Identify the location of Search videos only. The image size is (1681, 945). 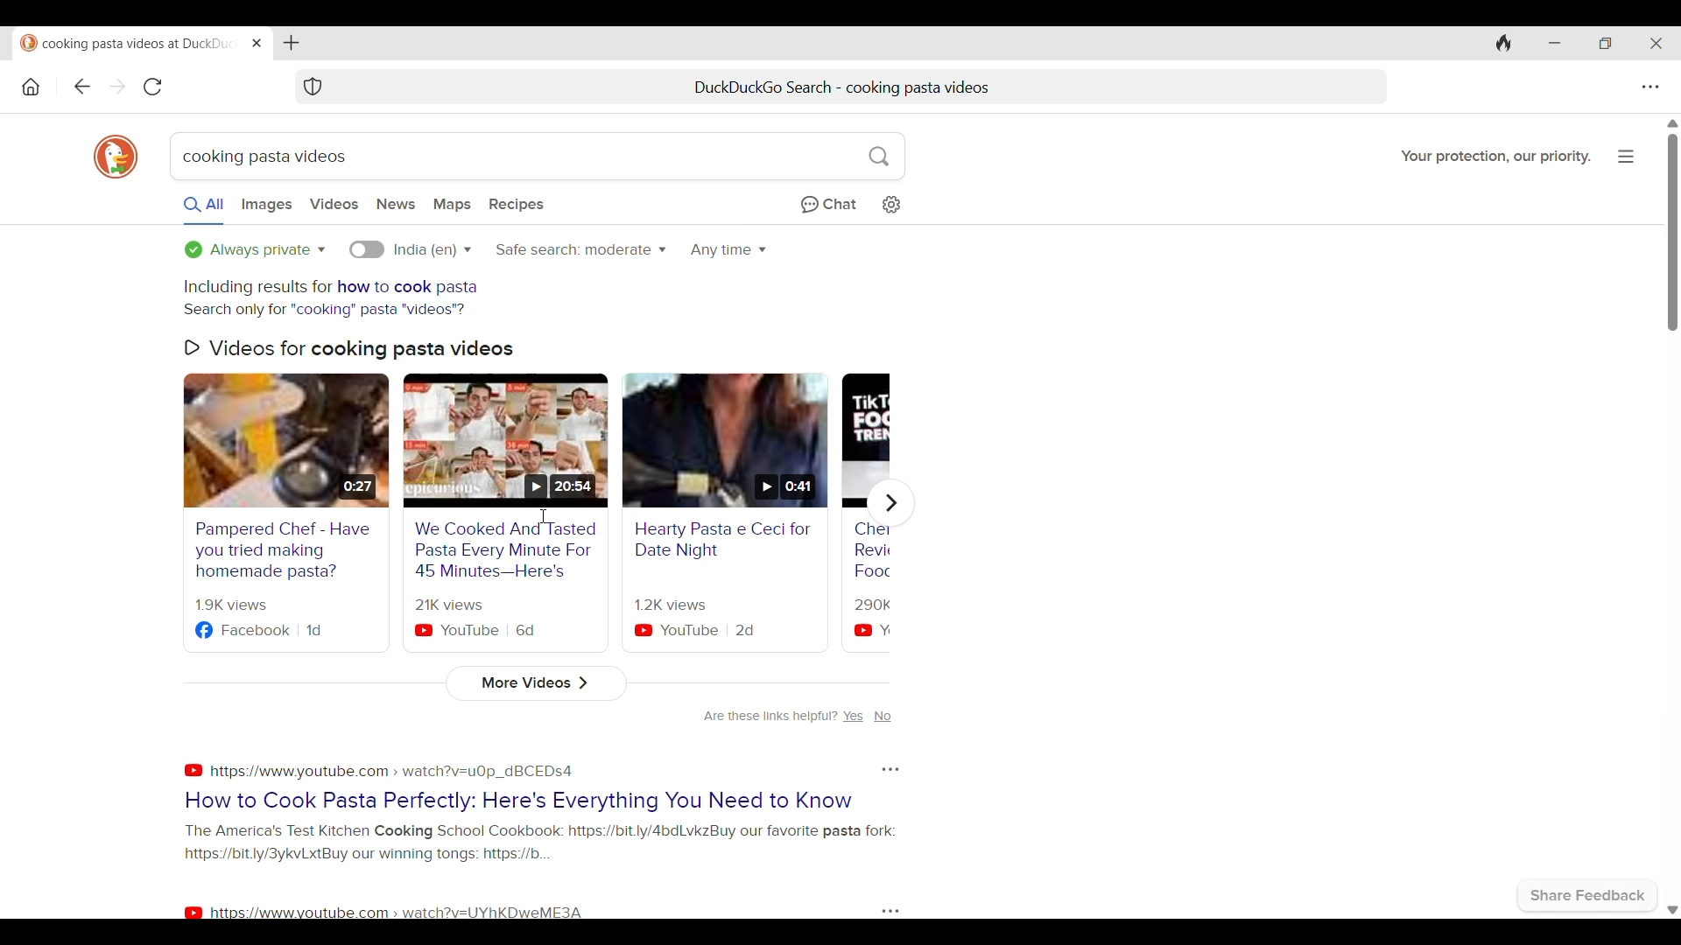
(335, 204).